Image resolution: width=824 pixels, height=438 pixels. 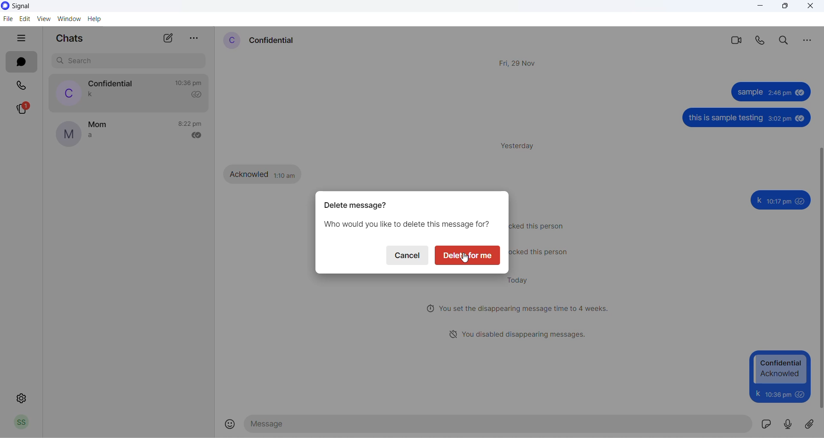 I want to click on 2:46 pm, so click(x=779, y=93).